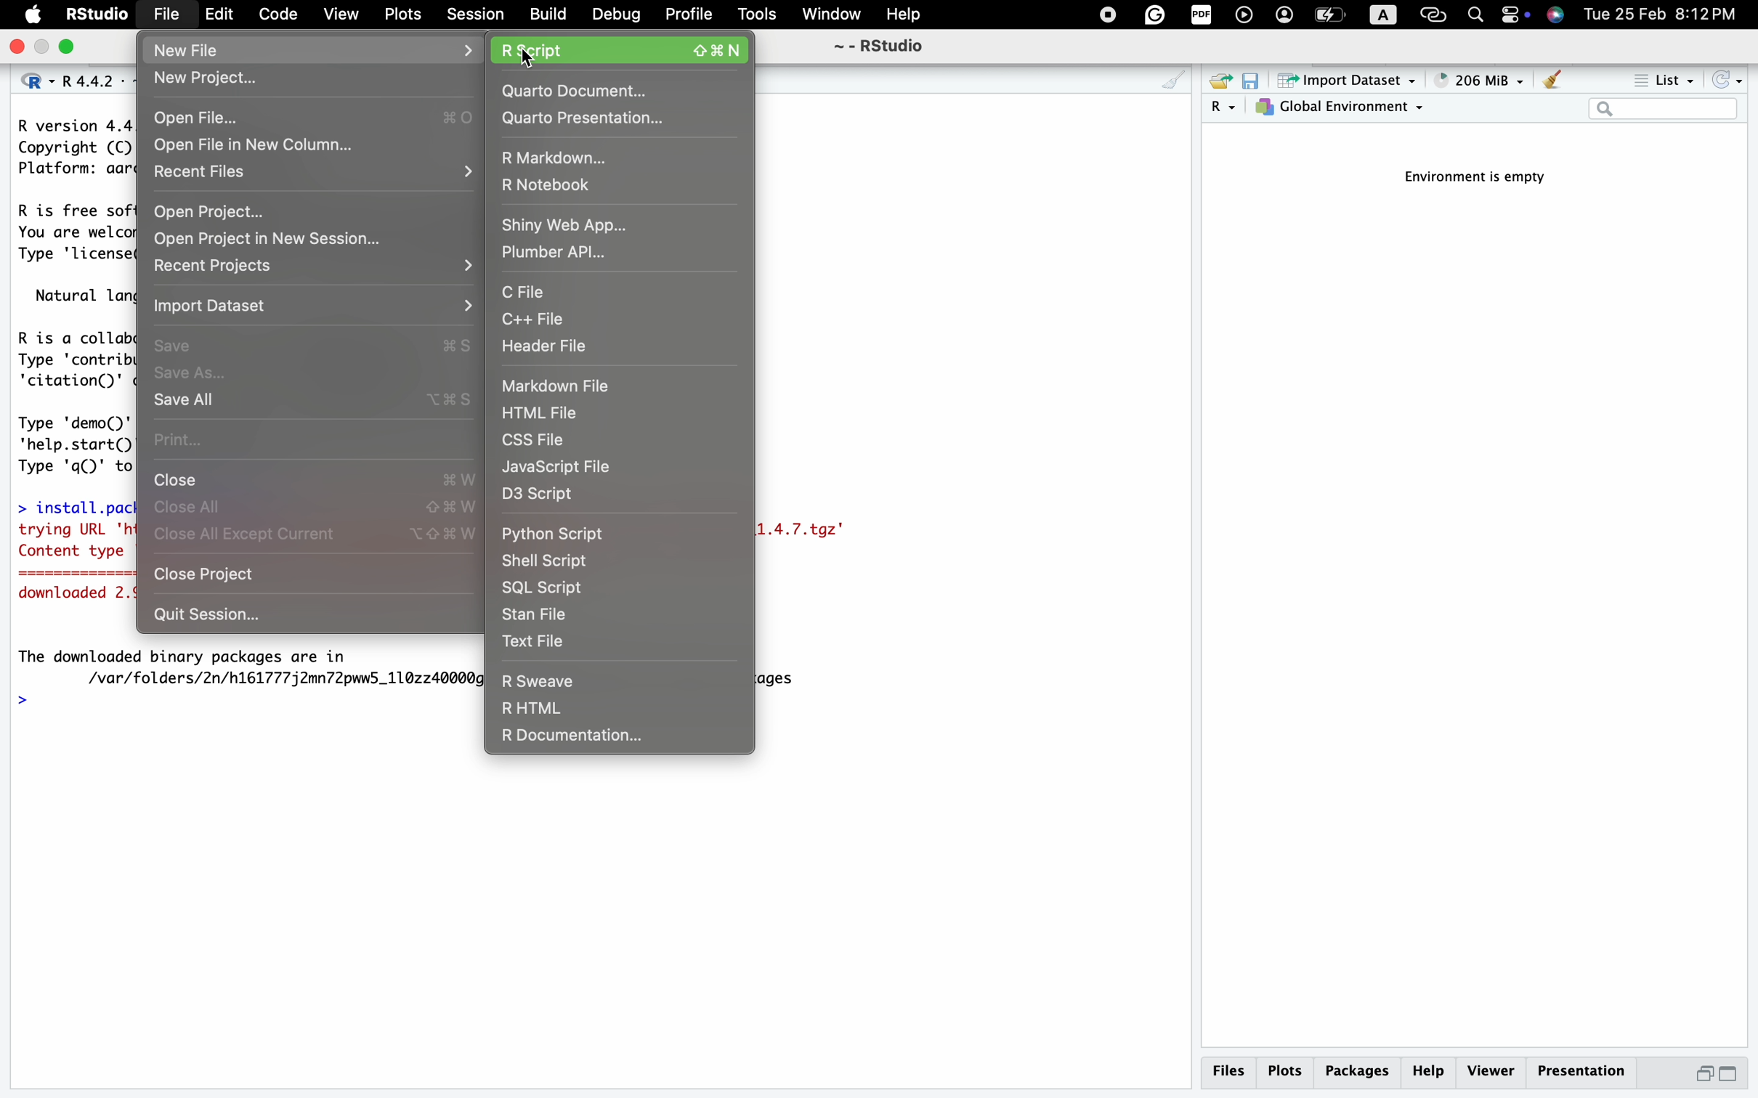 The width and height of the screenshot is (1758, 1098). I want to click on quarto document, so click(620, 90).